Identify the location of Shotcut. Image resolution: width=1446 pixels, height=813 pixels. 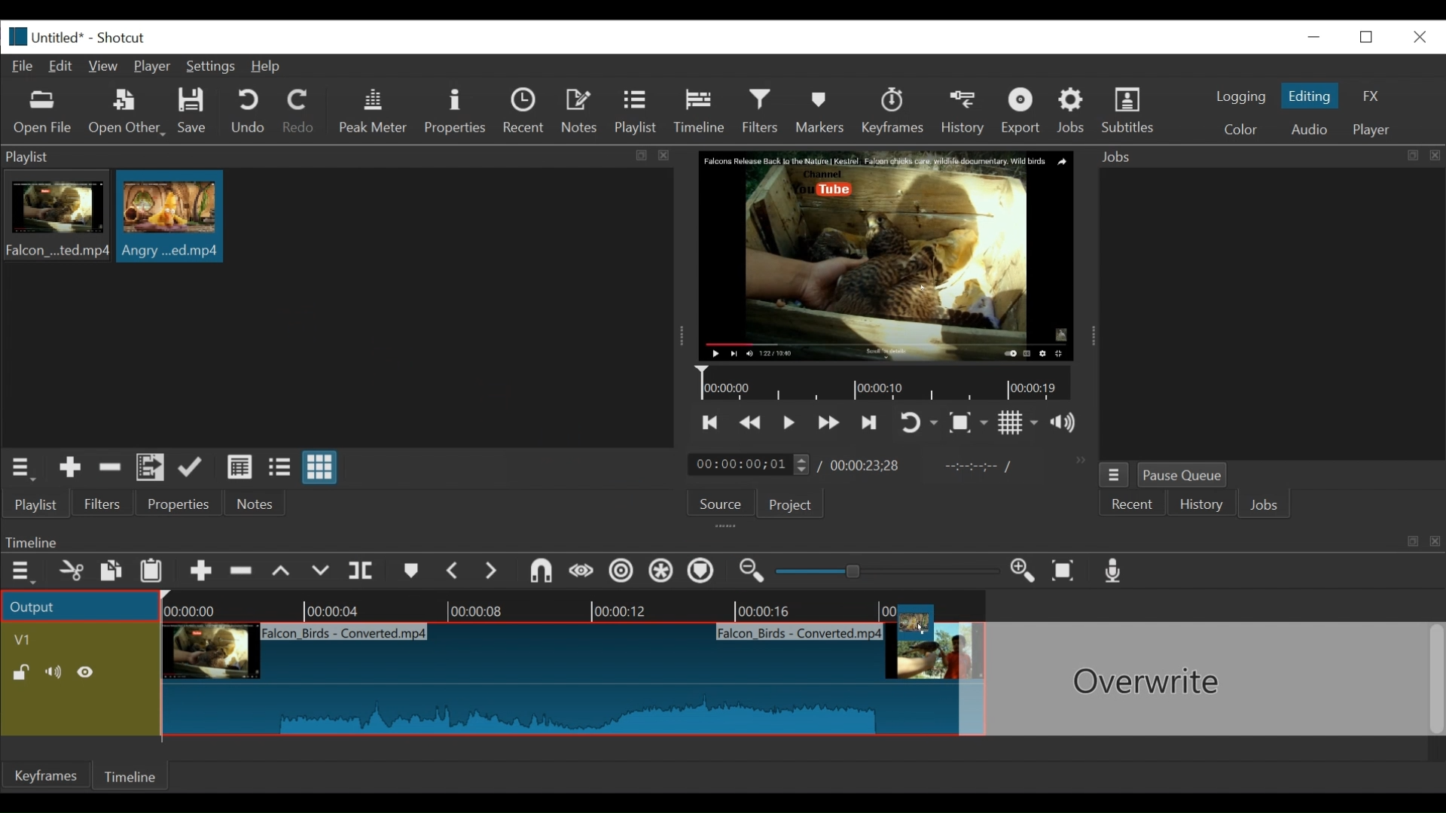
(120, 39).